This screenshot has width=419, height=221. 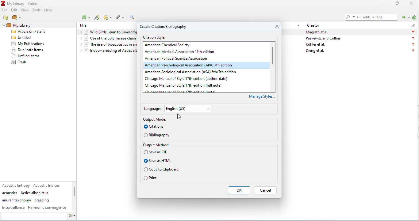 I want to click on view, so click(x=25, y=11).